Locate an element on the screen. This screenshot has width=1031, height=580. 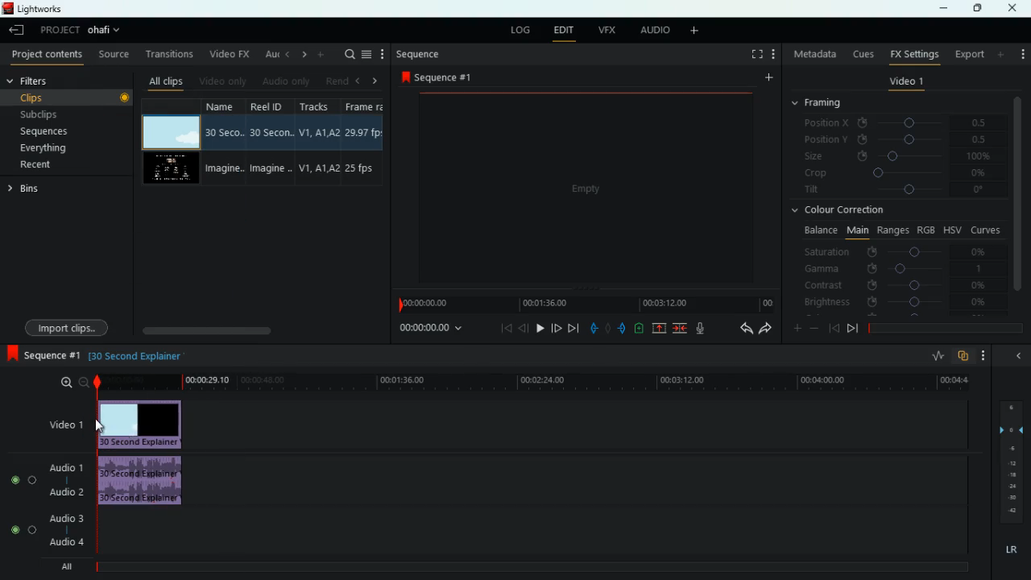
beggining is located at coordinates (501, 329).